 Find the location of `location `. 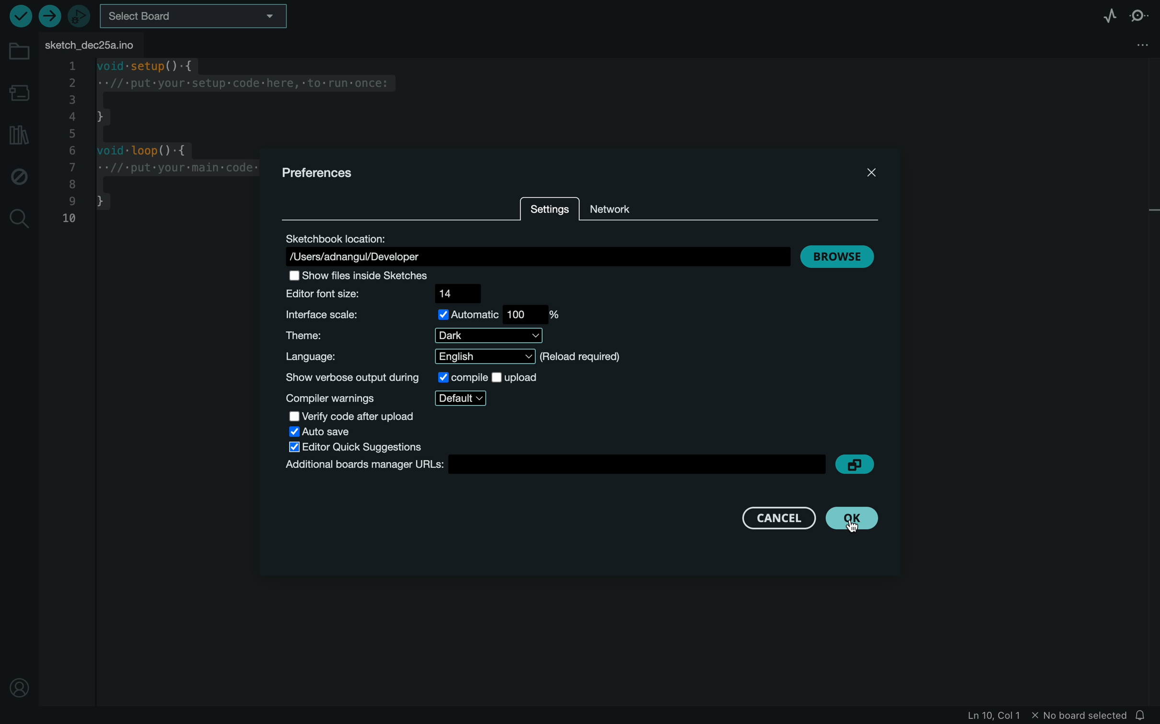

location  is located at coordinates (534, 247).